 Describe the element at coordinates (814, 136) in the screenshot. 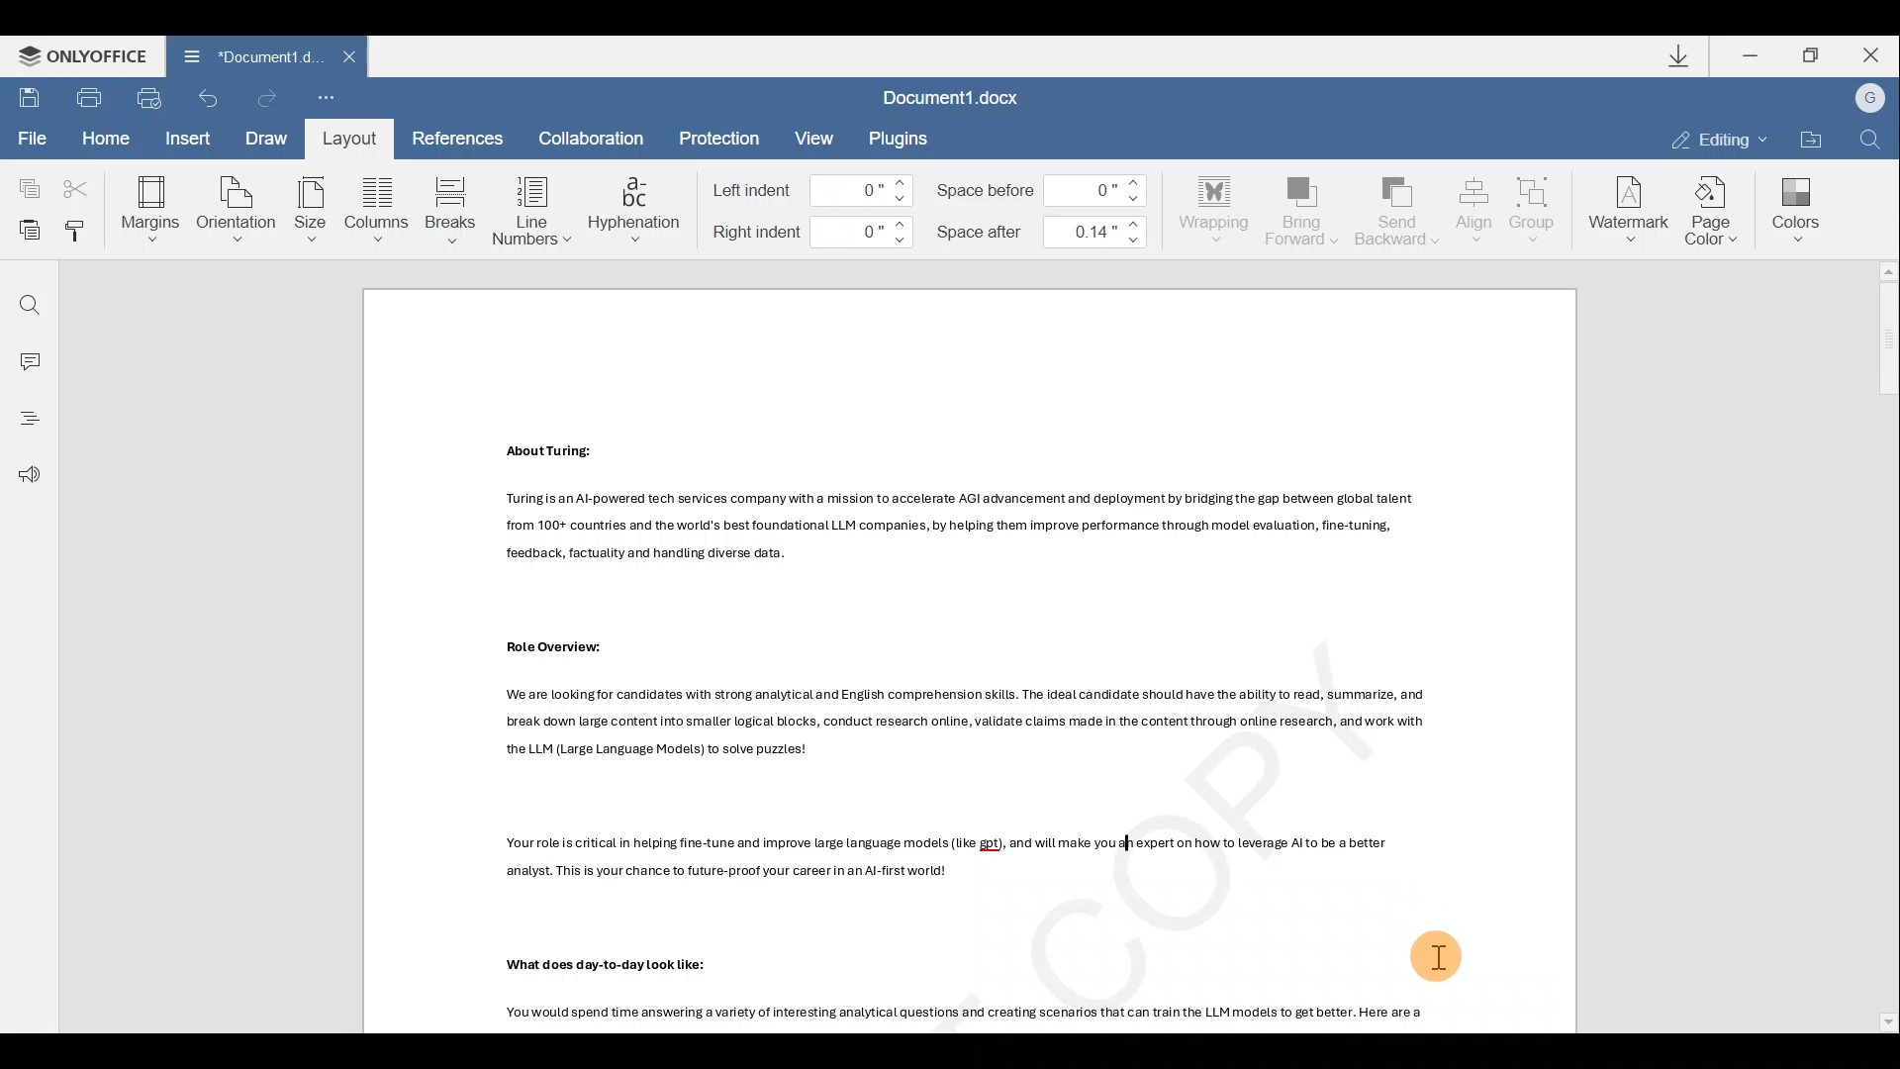

I see `View` at that location.